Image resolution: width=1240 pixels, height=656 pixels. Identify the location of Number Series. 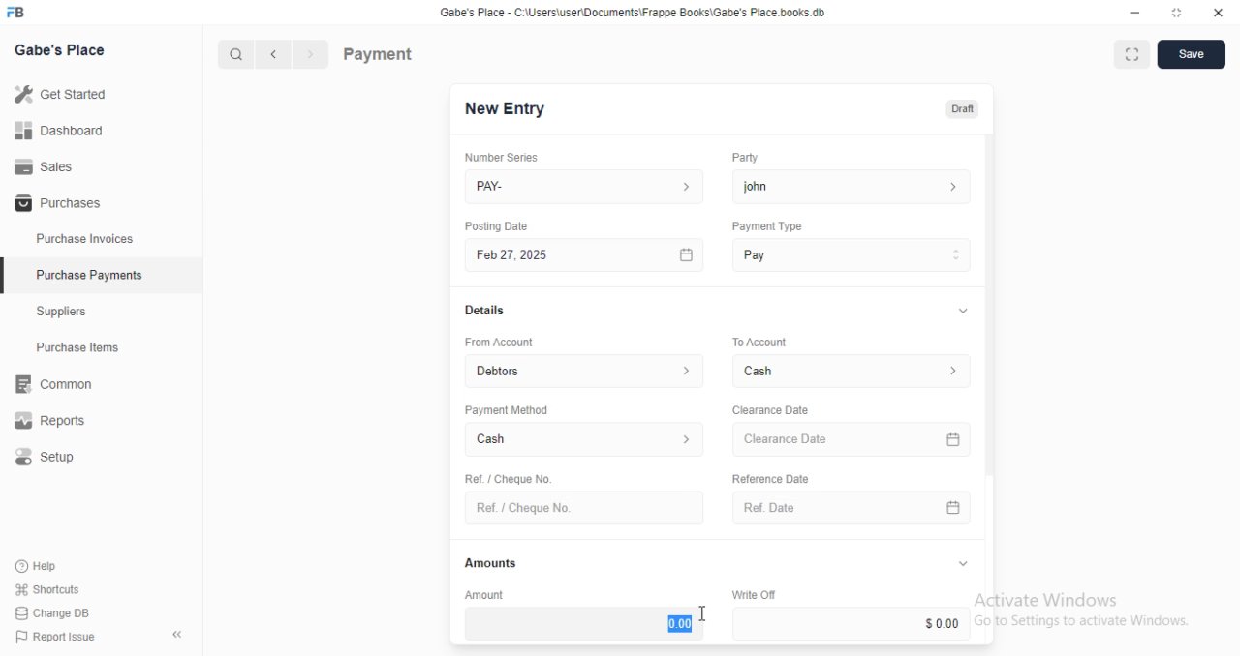
(494, 157).